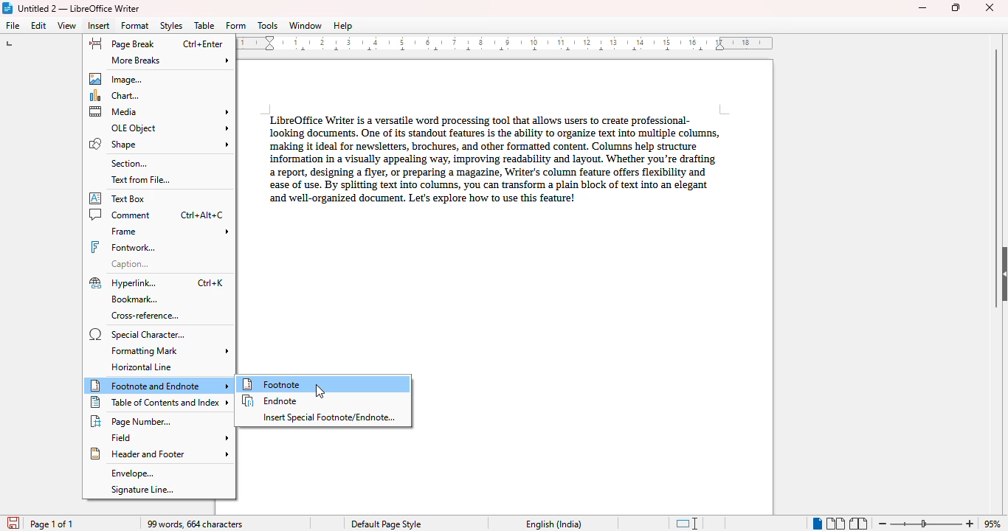 Image resolution: width=1008 pixels, height=531 pixels. What do you see at coordinates (169, 437) in the screenshot?
I see `field ` at bounding box center [169, 437].